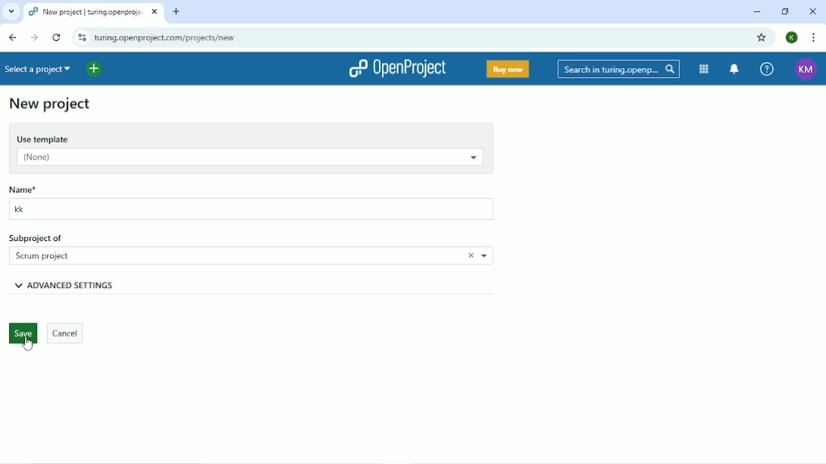 Image resolution: width=826 pixels, height=464 pixels. What do you see at coordinates (84, 11) in the screenshot?
I see `projects | turing.openproject.com` at bounding box center [84, 11].